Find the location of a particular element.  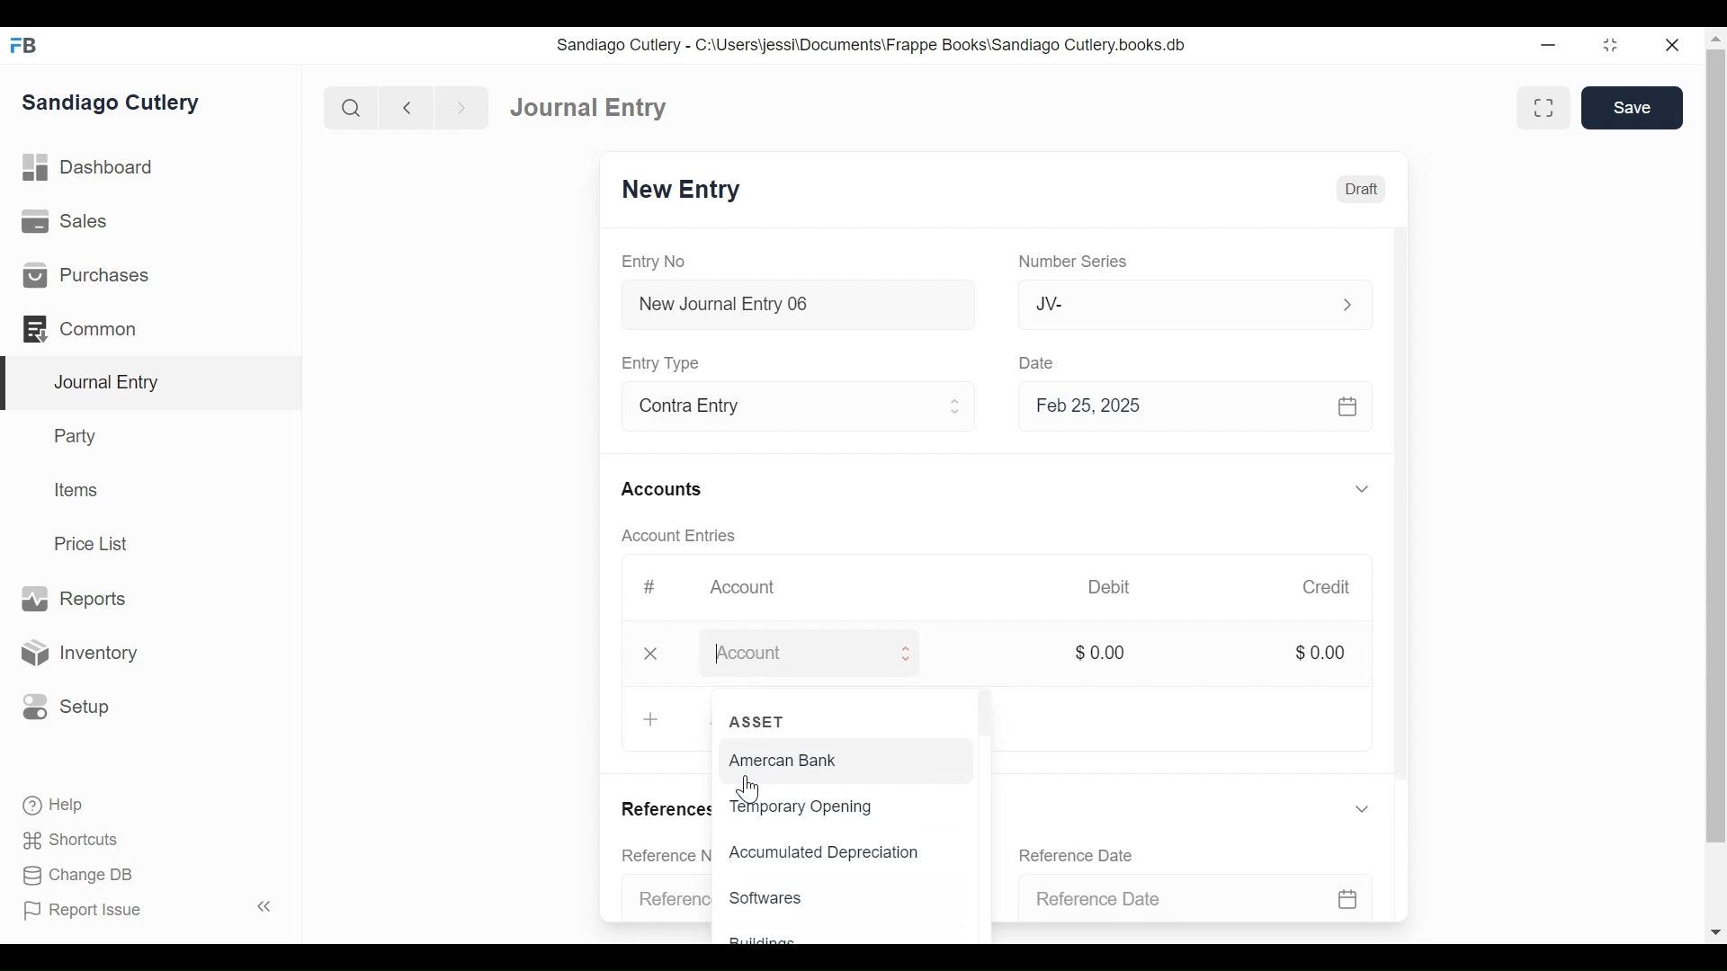

New Entry is located at coordinates (680, 187).